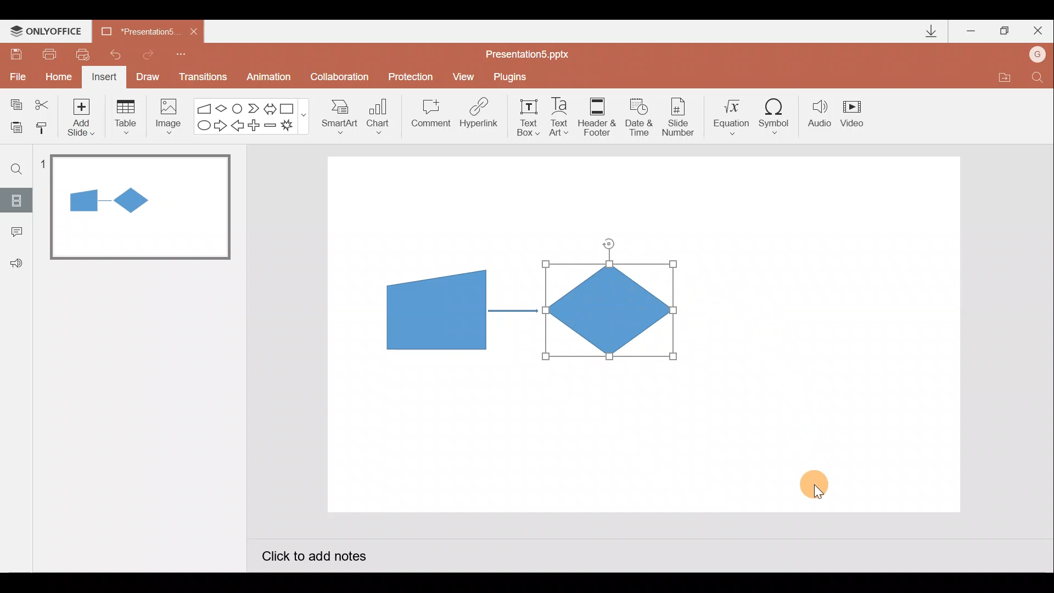 The height and width of the screenshot is (593, 1054). I want to click on Video, so click(856, 115).